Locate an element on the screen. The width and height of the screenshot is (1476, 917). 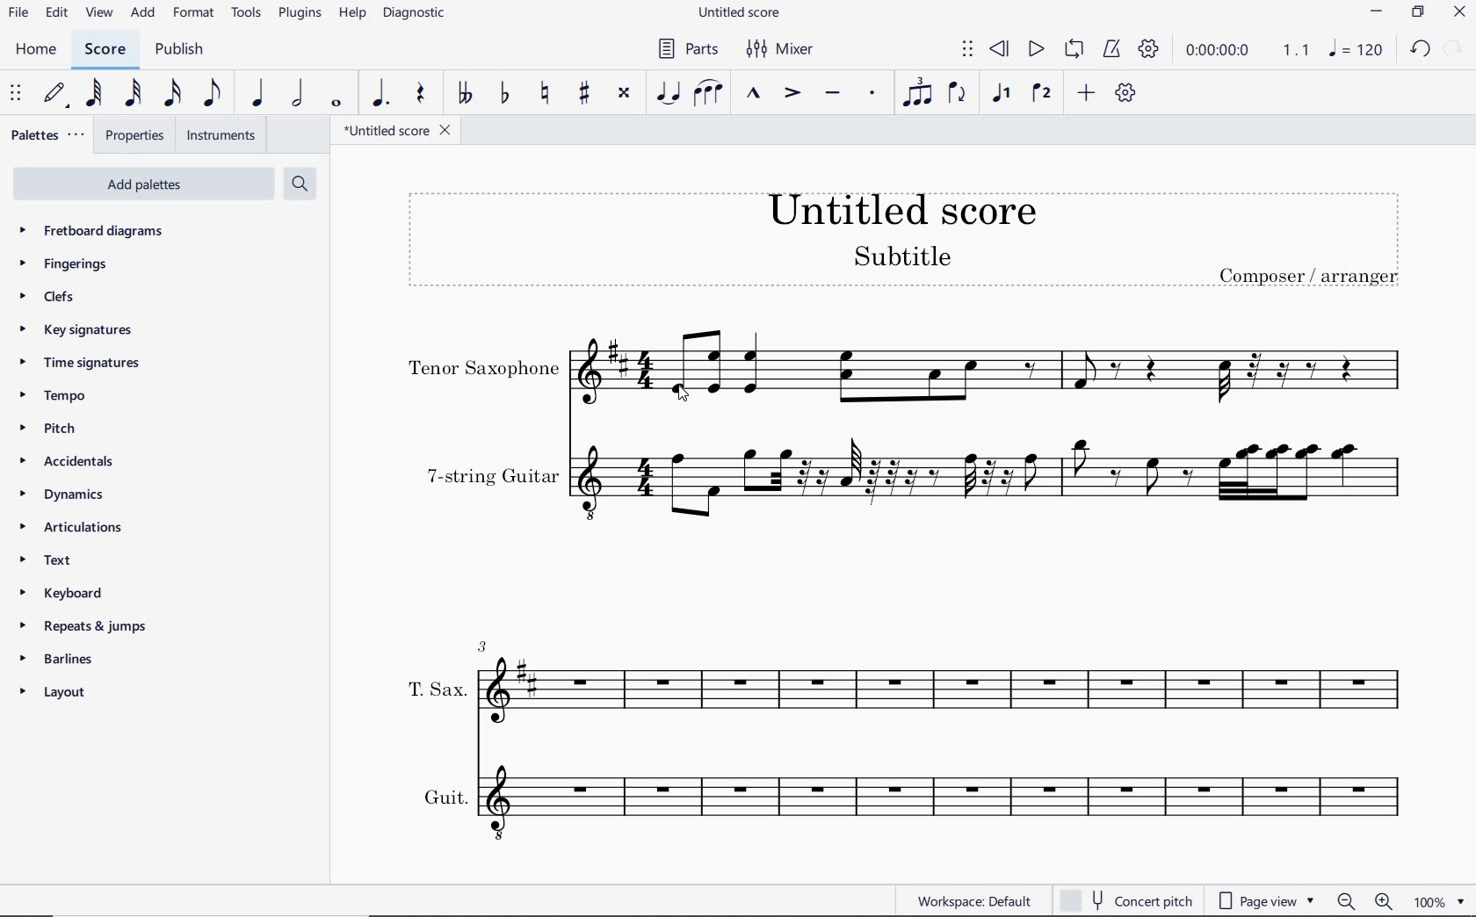
WHOLE NOTE is located at coordinates (336, 105).